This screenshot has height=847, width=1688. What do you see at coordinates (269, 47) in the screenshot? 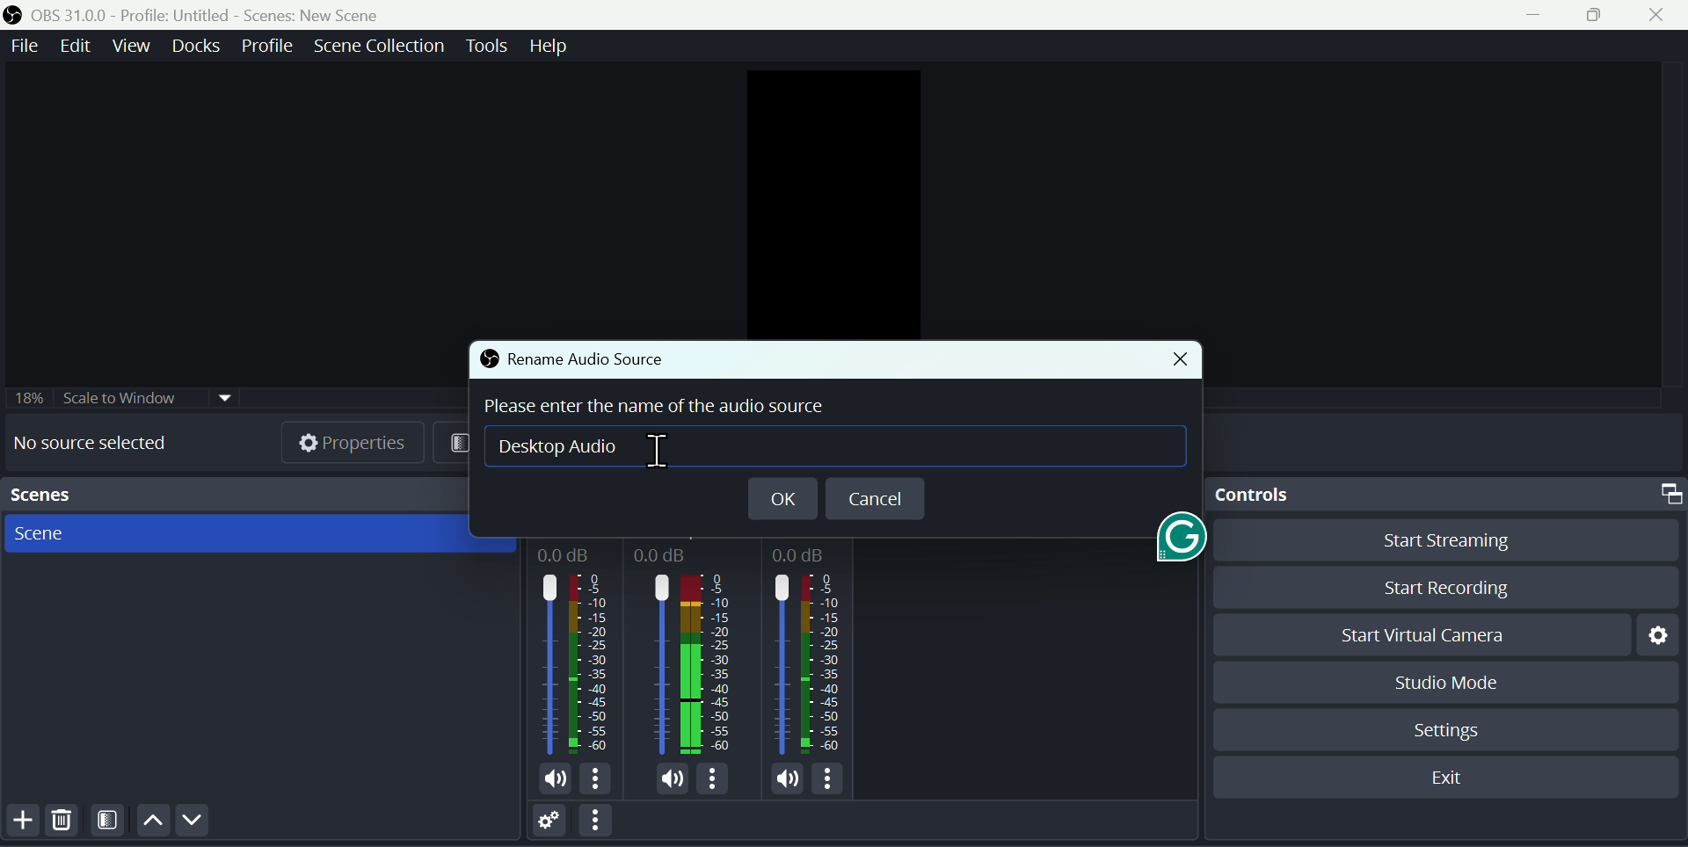
I see `Profile` at bounding box center [269, 47].